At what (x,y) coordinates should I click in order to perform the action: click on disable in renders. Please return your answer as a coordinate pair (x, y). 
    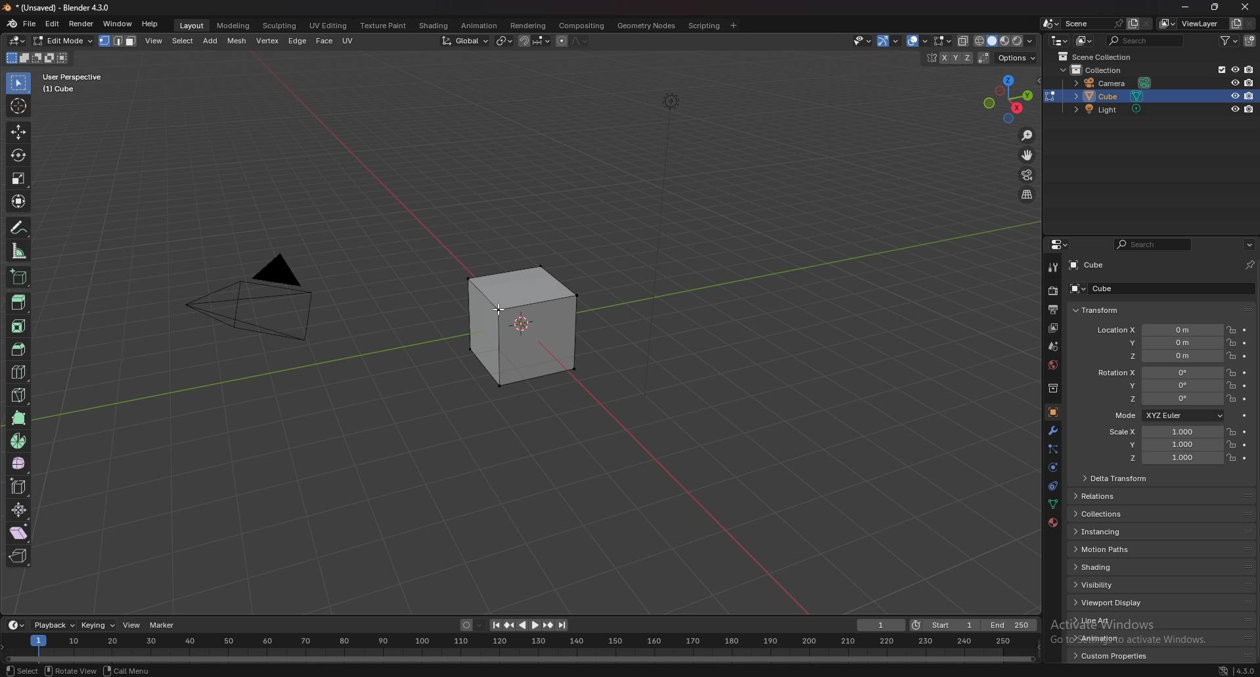
    Looking at the image, I should click on (1249, 96).